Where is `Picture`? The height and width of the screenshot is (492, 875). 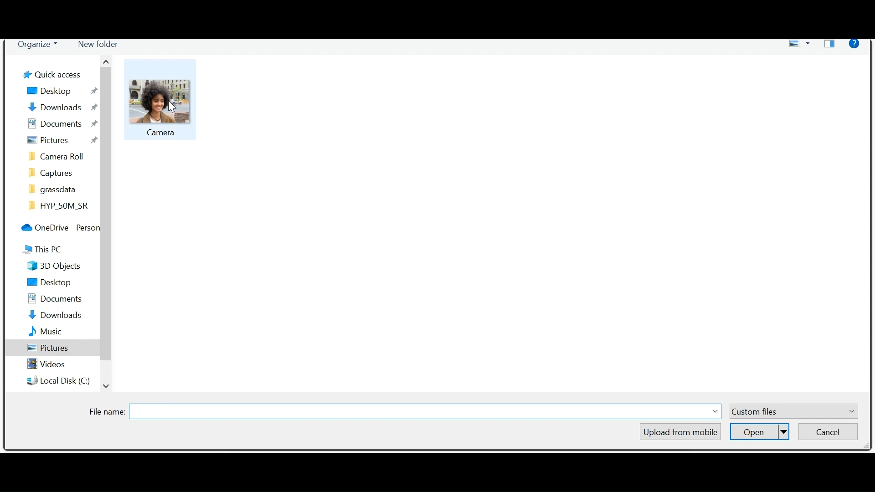 Picture is located at coordinates (165, 98).